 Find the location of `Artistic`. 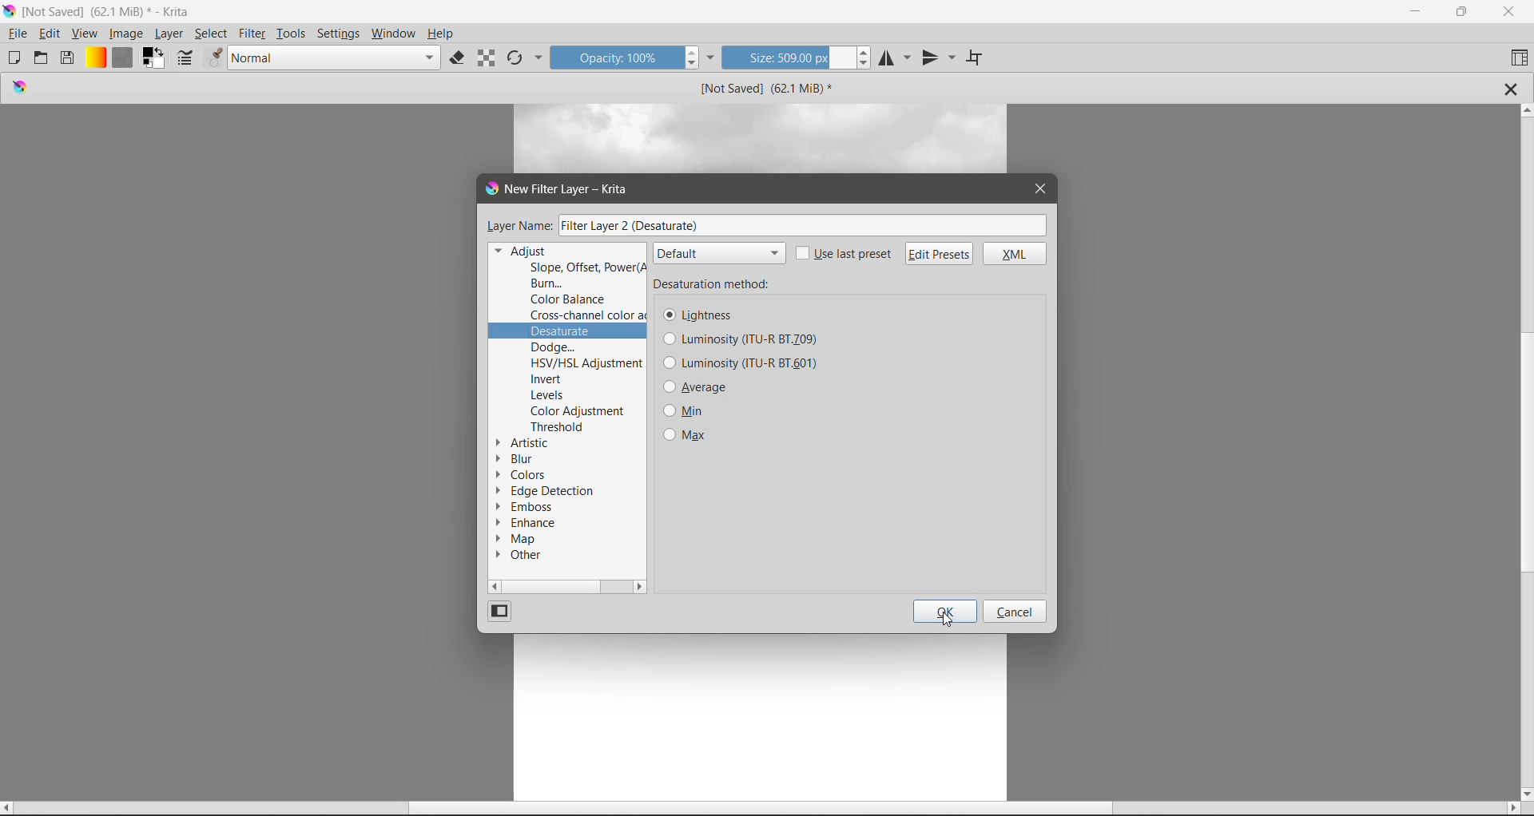

Artistic is located at coordinates (524, 443).